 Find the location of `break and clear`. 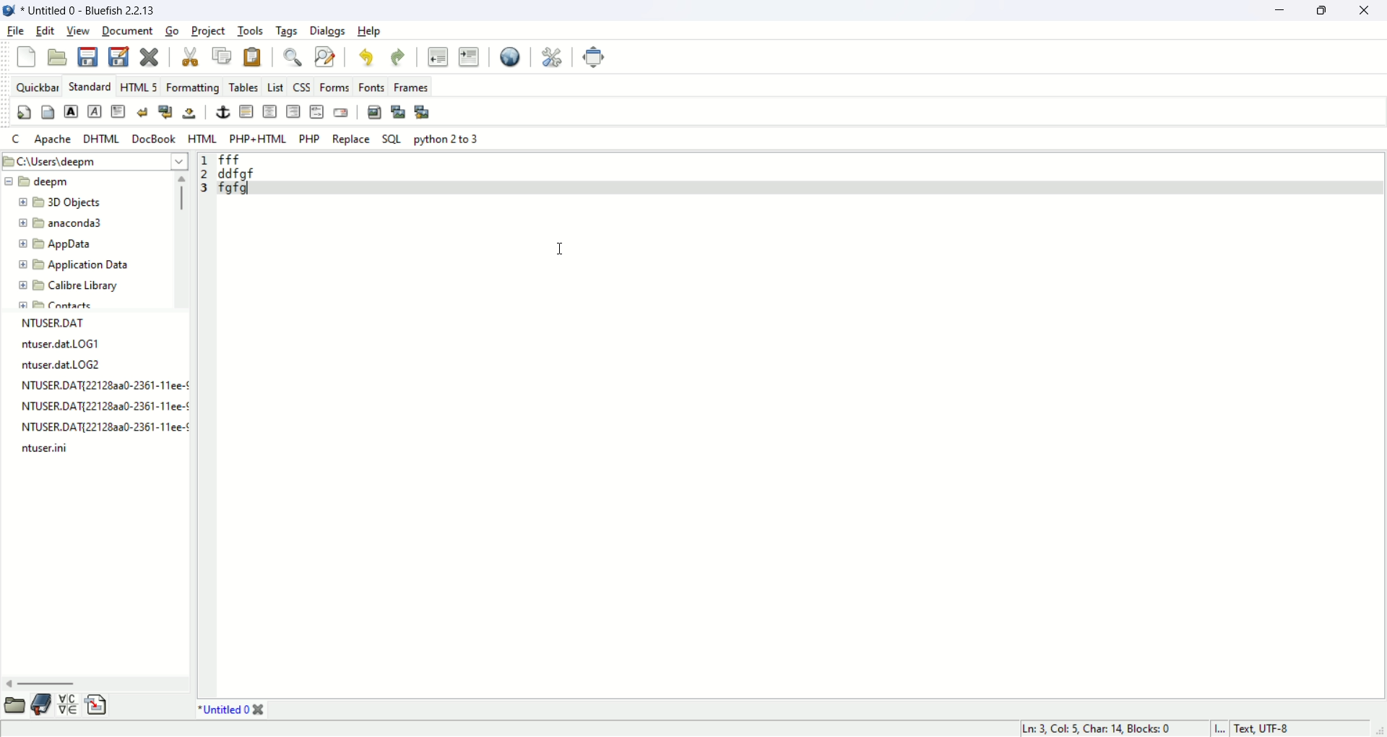

break and clear is located at coordinates (165, 112).